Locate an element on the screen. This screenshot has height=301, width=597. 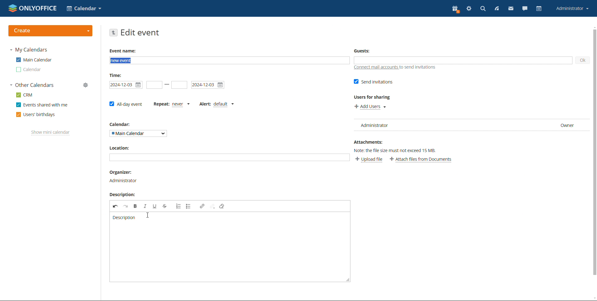
events shared with me is located at coordinates (42, 105).